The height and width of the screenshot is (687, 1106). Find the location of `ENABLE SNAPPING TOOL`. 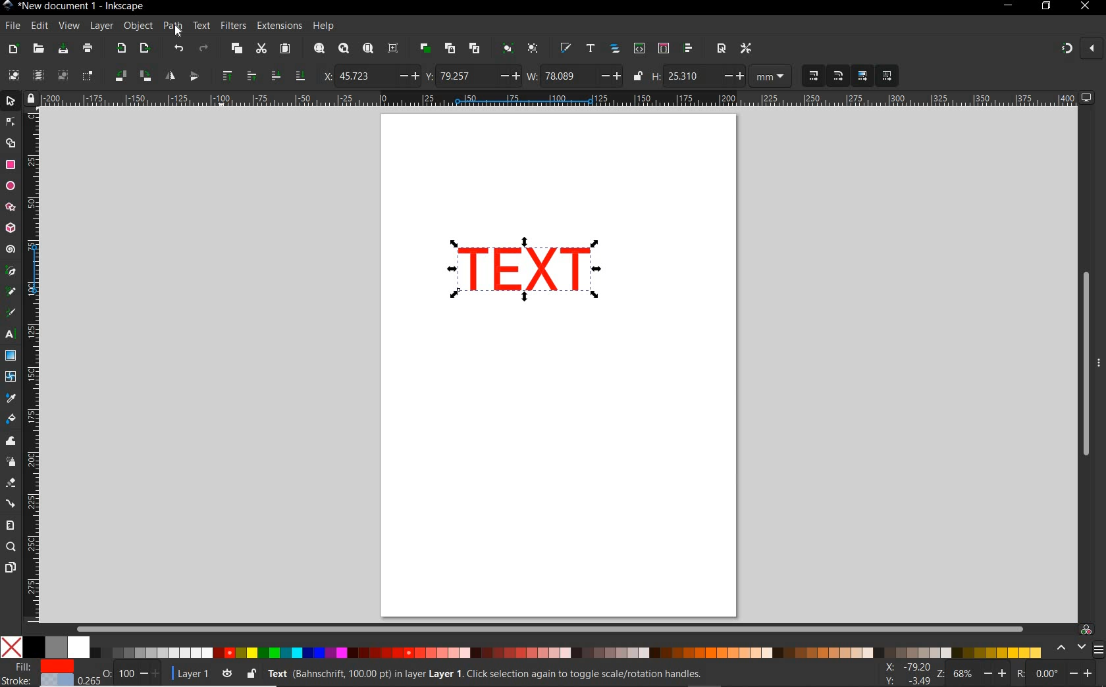

ENABLE SNAPPING TOOL is located at coordinates (1080, 48).